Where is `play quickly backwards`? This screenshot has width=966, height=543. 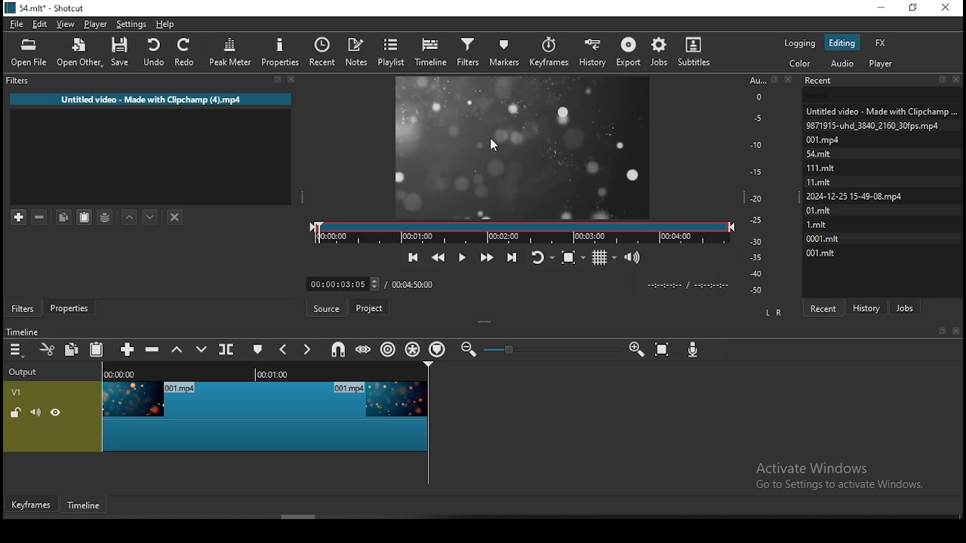 play quickly backwards is located at coordinates (440, 256).